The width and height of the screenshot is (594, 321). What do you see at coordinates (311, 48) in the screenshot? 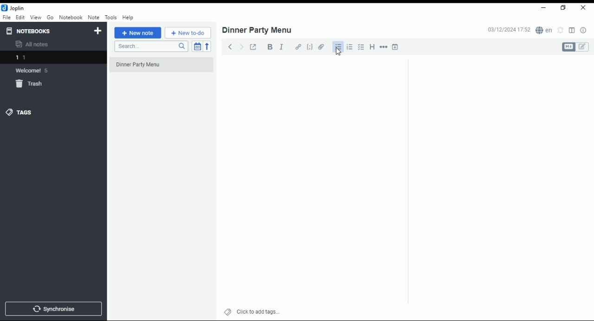
I see `code` at bounding box center [311, 48].